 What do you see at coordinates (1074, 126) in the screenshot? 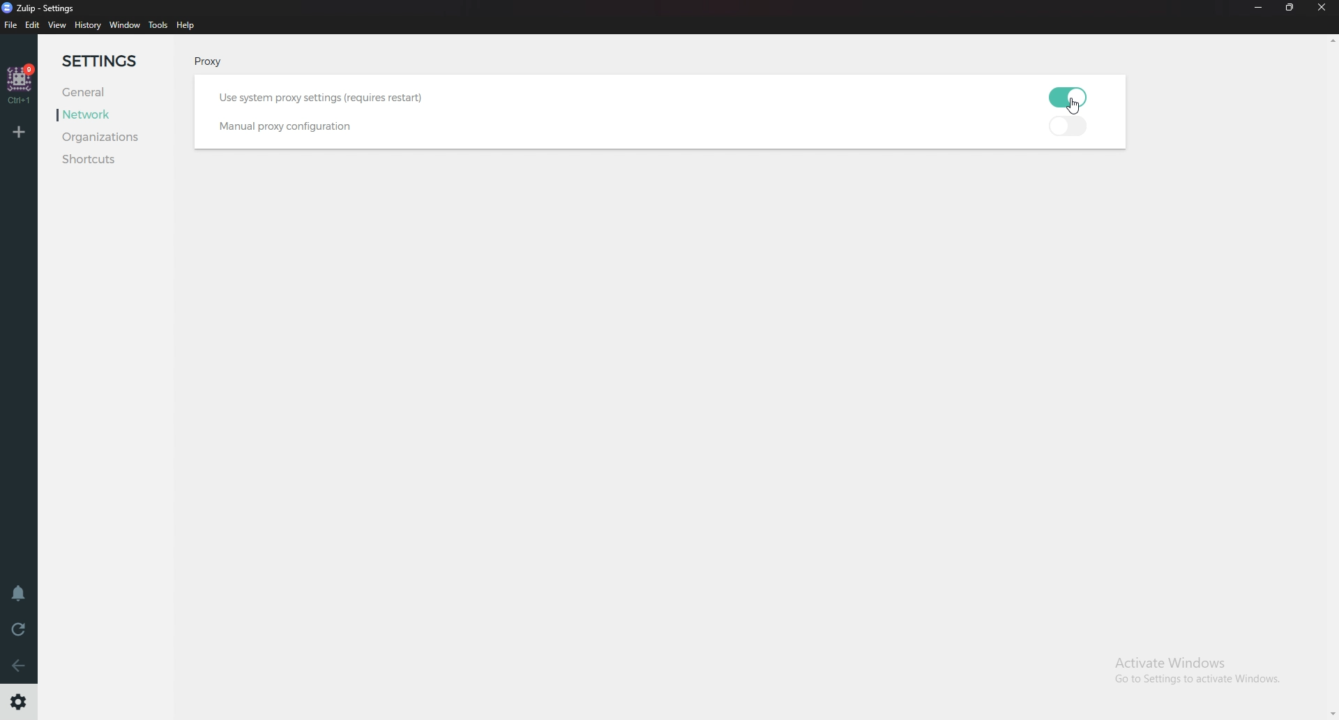
I see `toggle` at bounding box center [1074, 126].